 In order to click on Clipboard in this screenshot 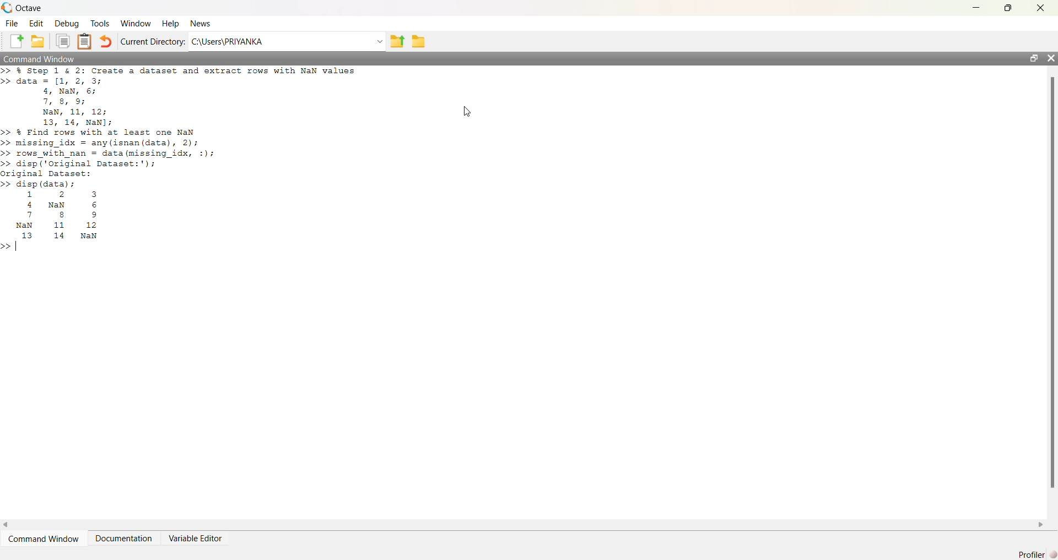, I will do `click(84, 41)`.